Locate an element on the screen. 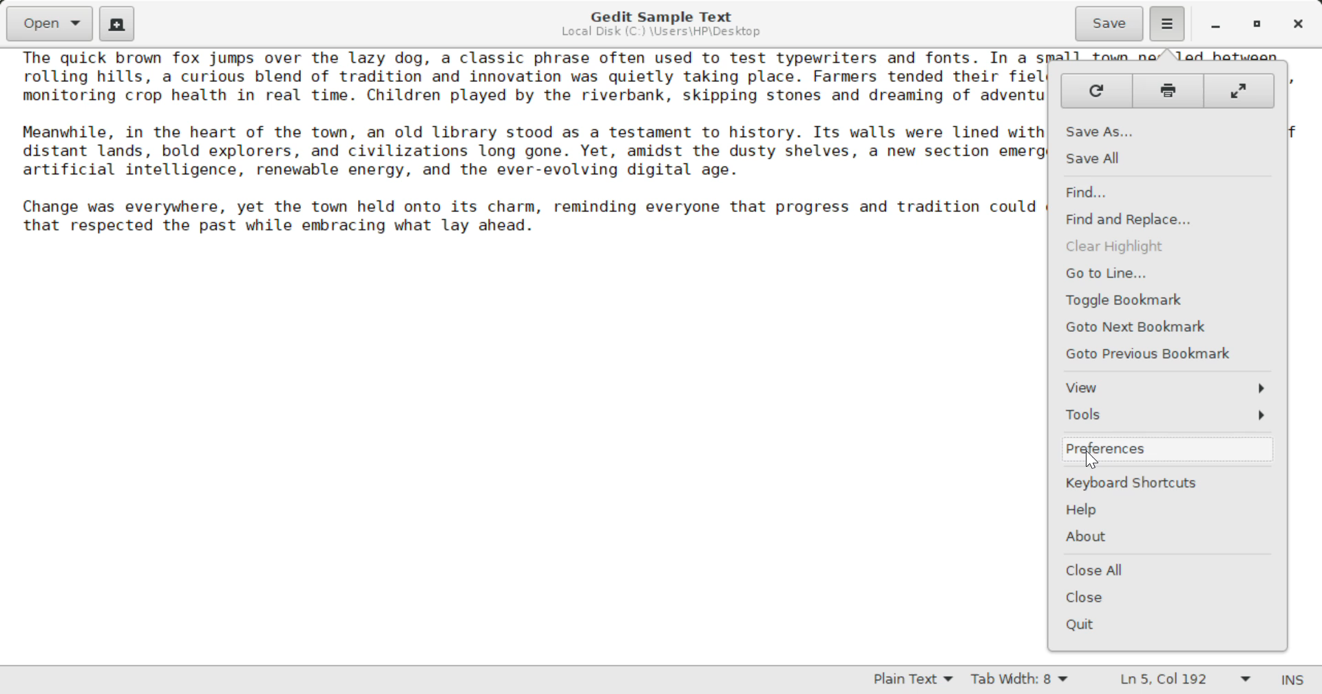 This screenshot has height=694, width=1322. Save All is located at coordinates (1105, 158).